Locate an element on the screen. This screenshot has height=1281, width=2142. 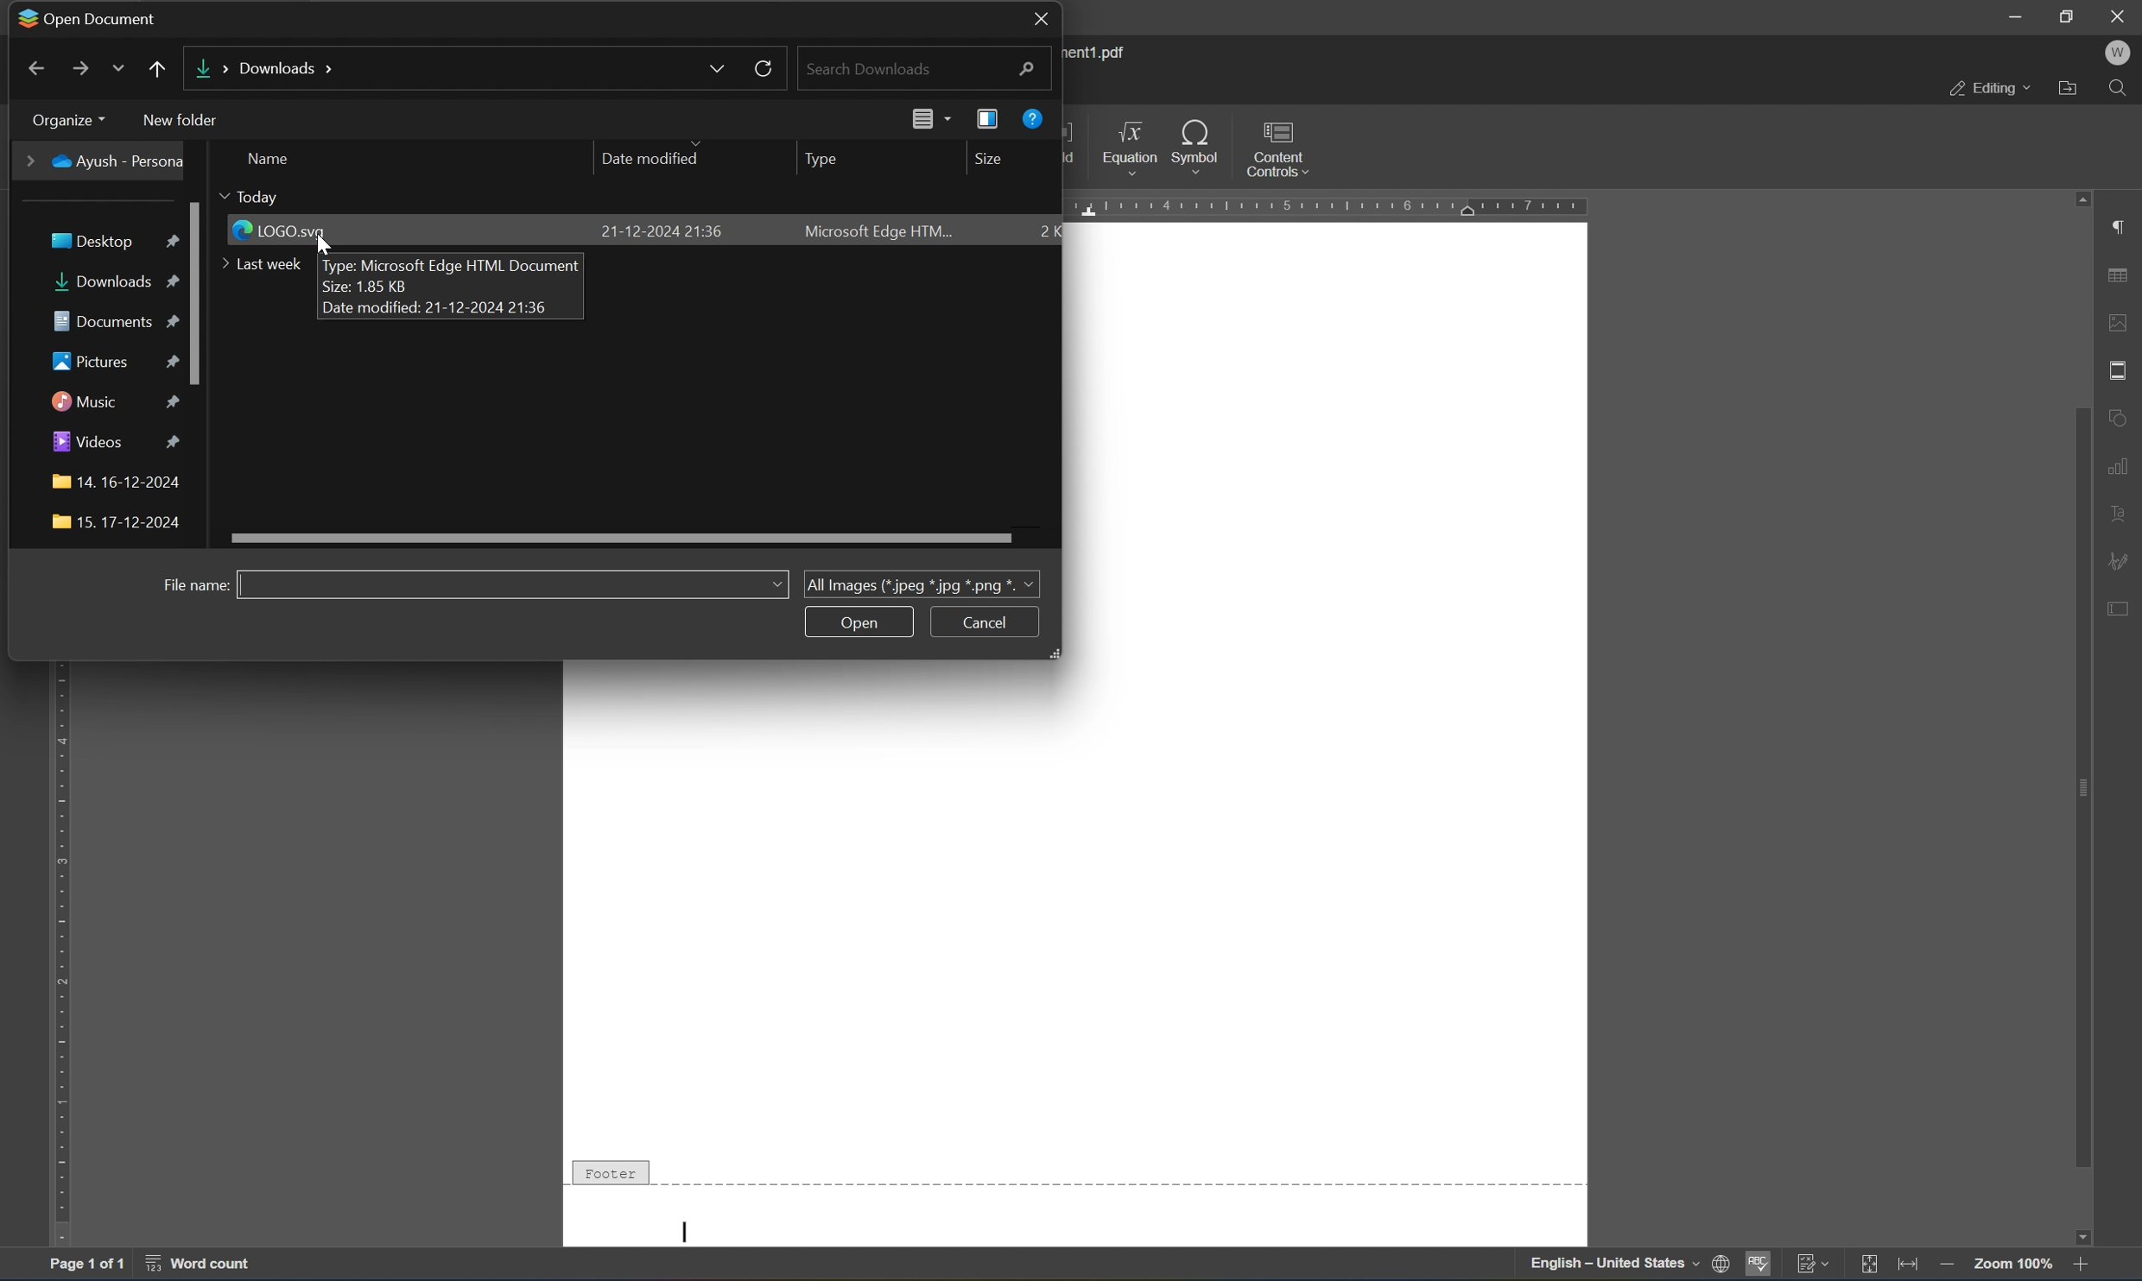
documents is located at coordinates (115, 325).